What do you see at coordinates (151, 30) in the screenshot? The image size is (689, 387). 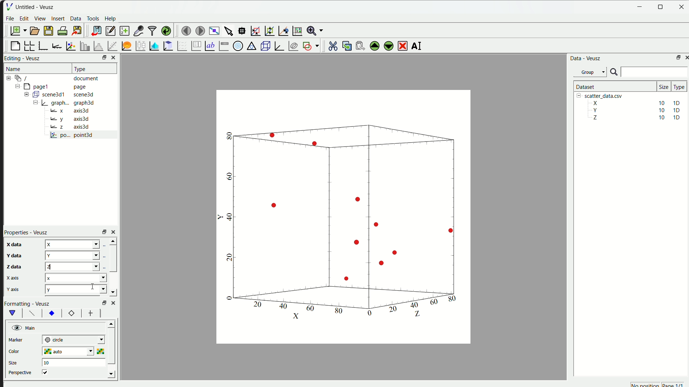 I see `filter data` at bounding box center [151, 30].